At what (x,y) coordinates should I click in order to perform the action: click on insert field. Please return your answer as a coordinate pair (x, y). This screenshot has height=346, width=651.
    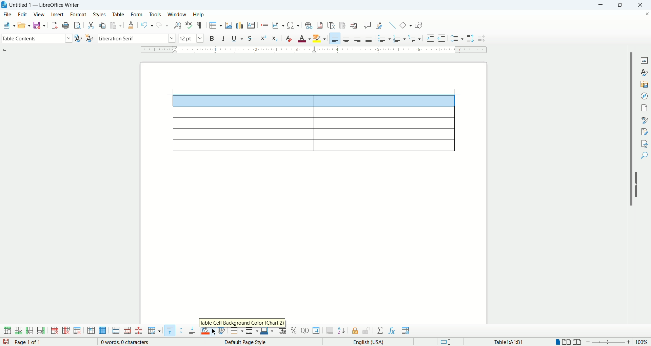
    Looking at the image, I should click on (279, 25).